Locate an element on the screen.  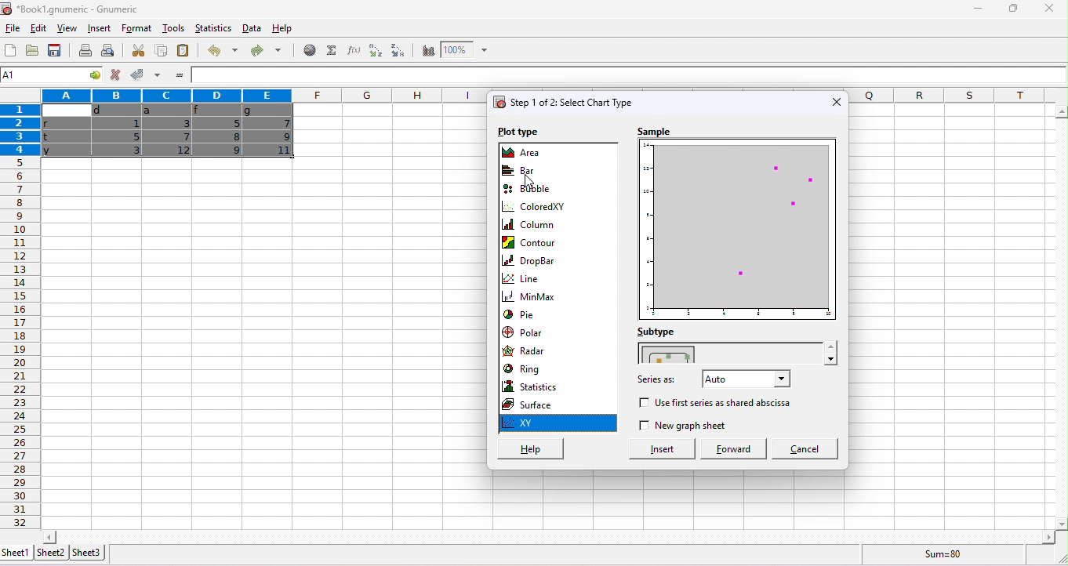
sheet3 is located at coordinates (89, 552).